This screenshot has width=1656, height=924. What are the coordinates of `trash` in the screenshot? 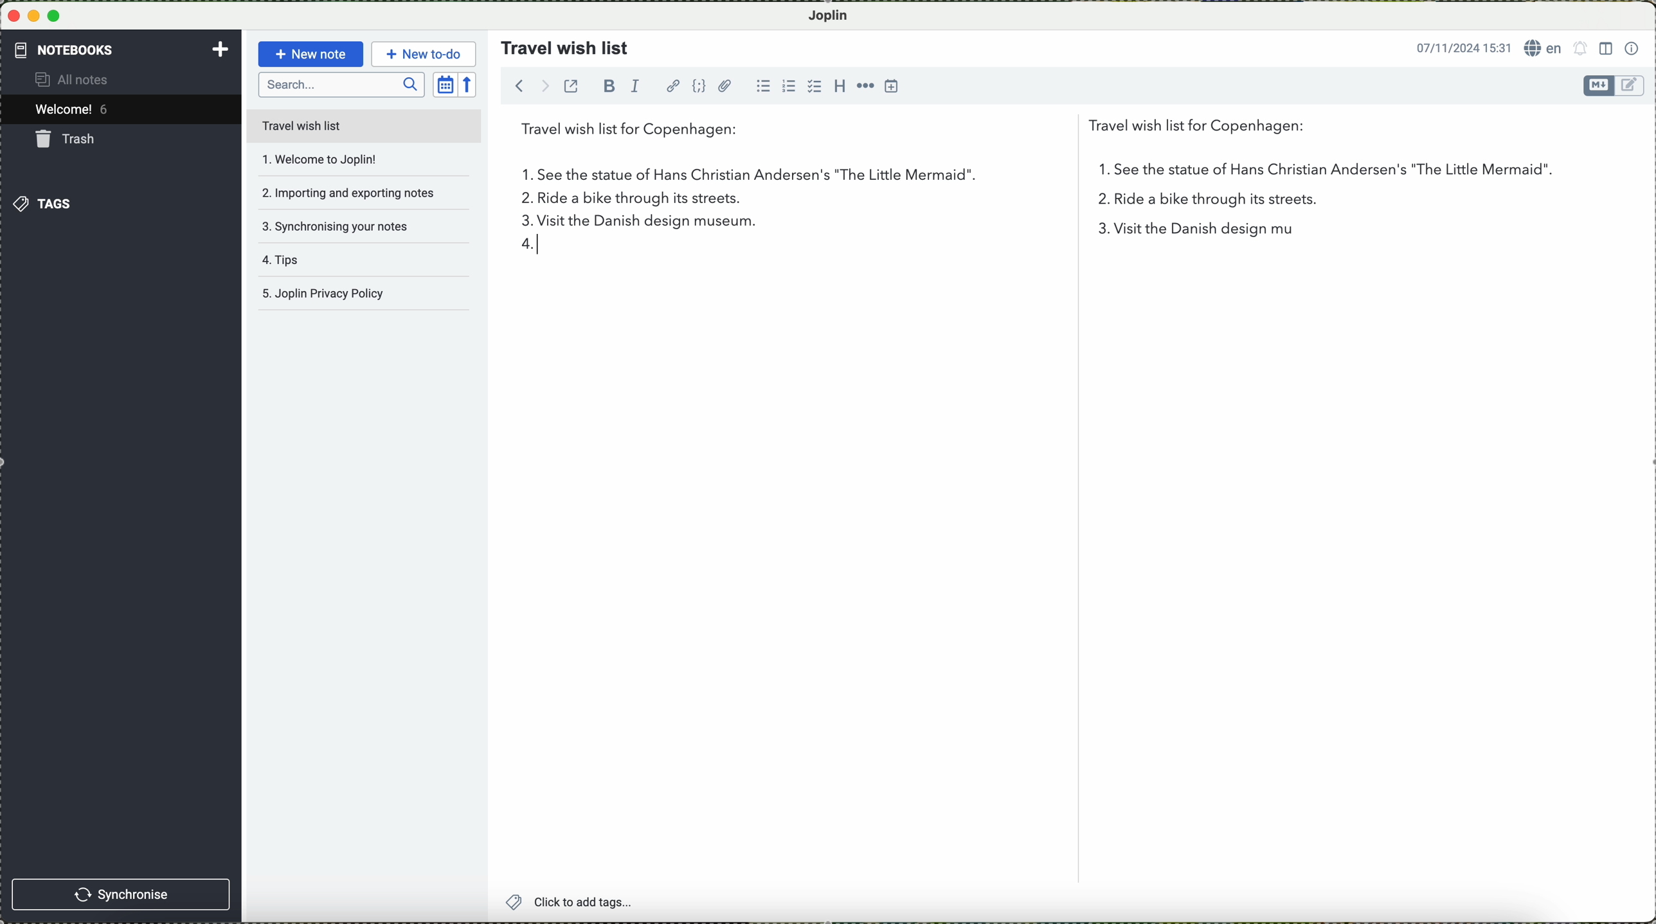 It's located at (68, 139).